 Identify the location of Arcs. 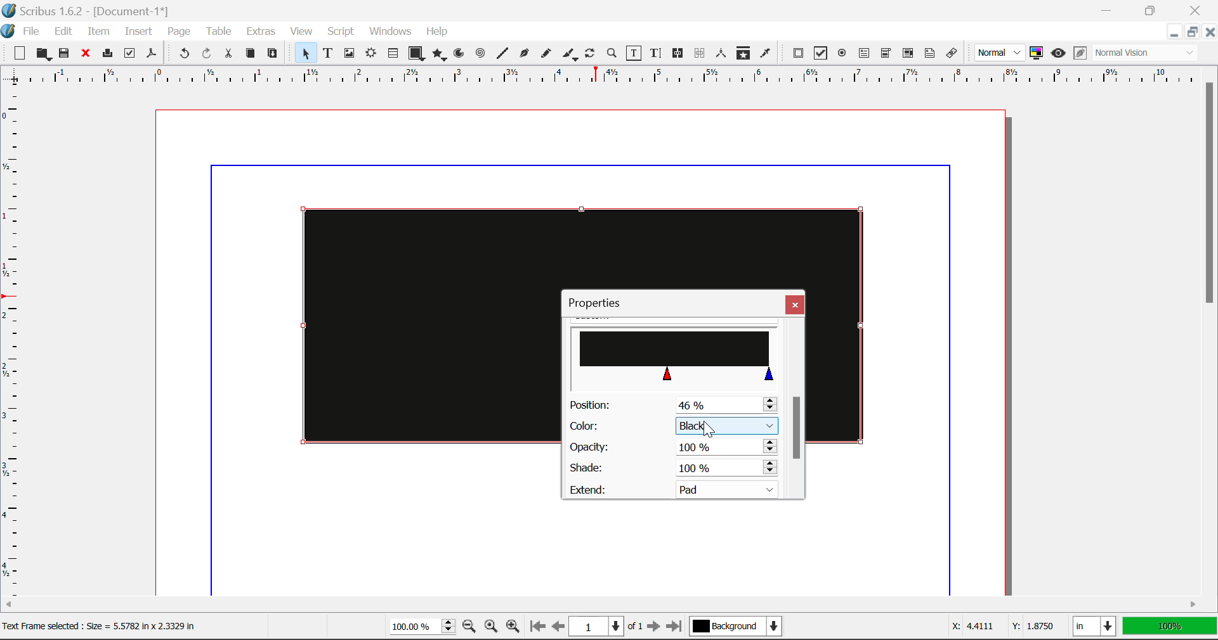
(461, 56).